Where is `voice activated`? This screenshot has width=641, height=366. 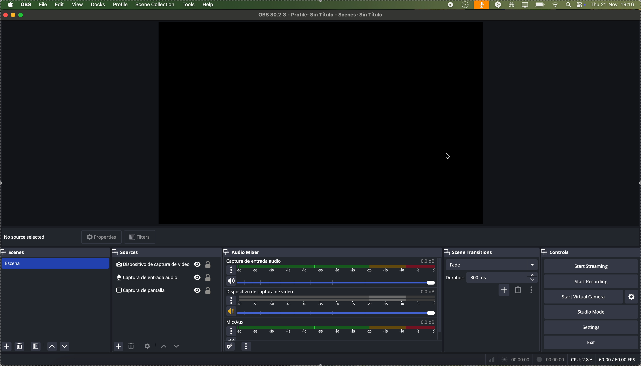
voice activated is located at coordinates (482, 5).